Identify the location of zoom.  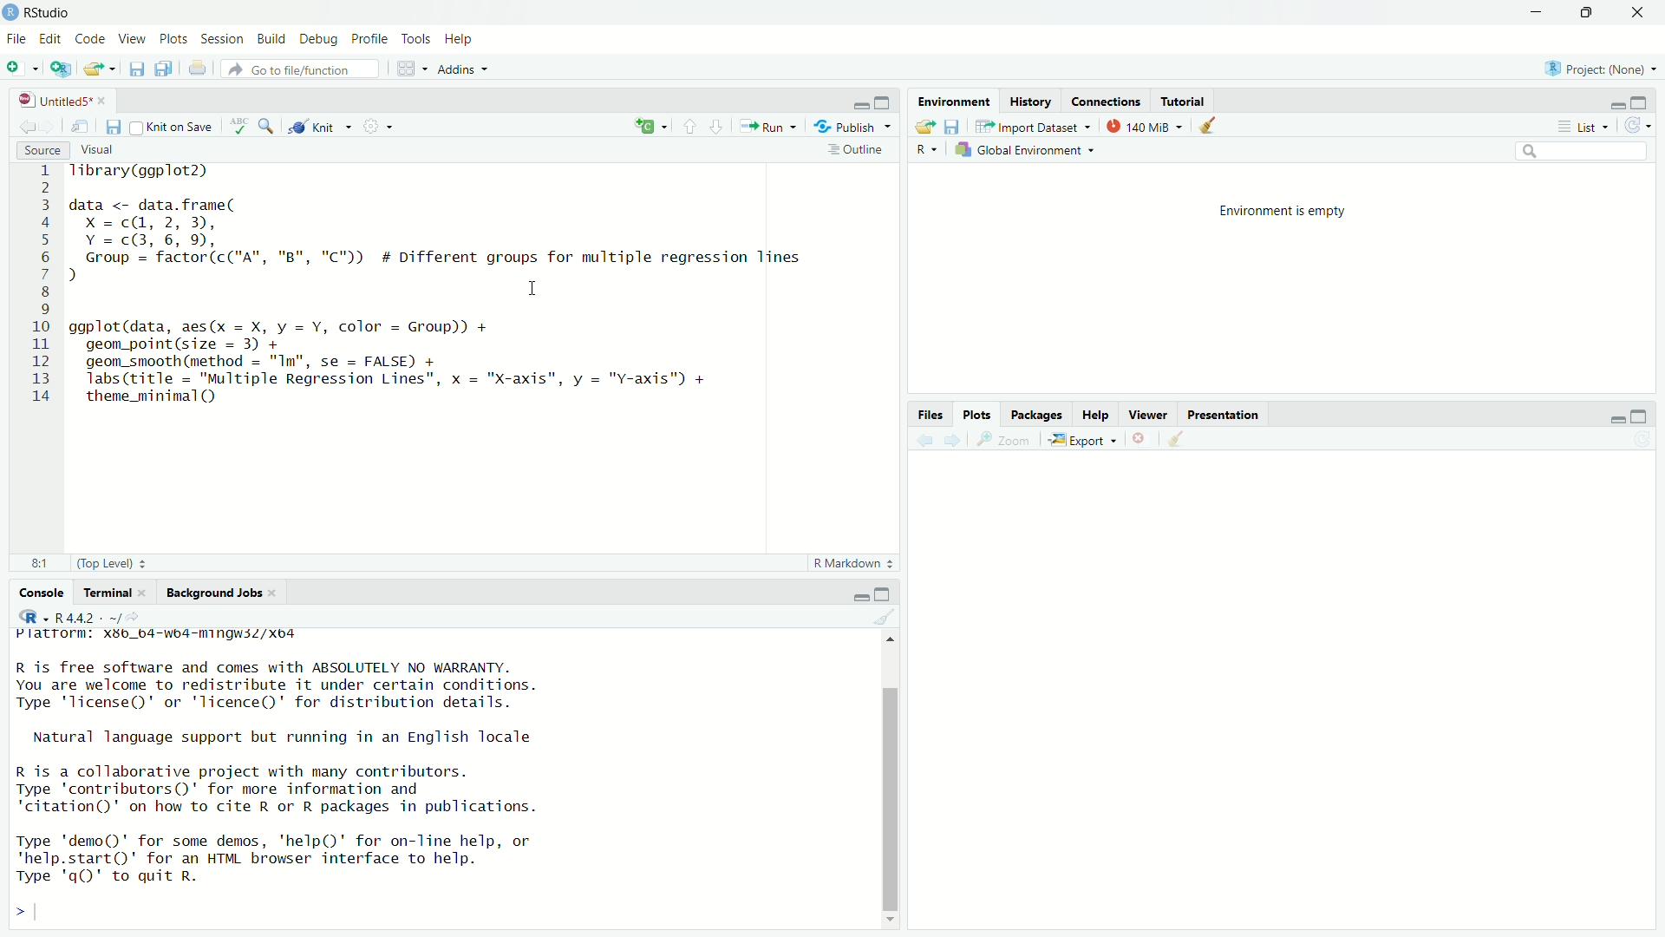
(265, 126).